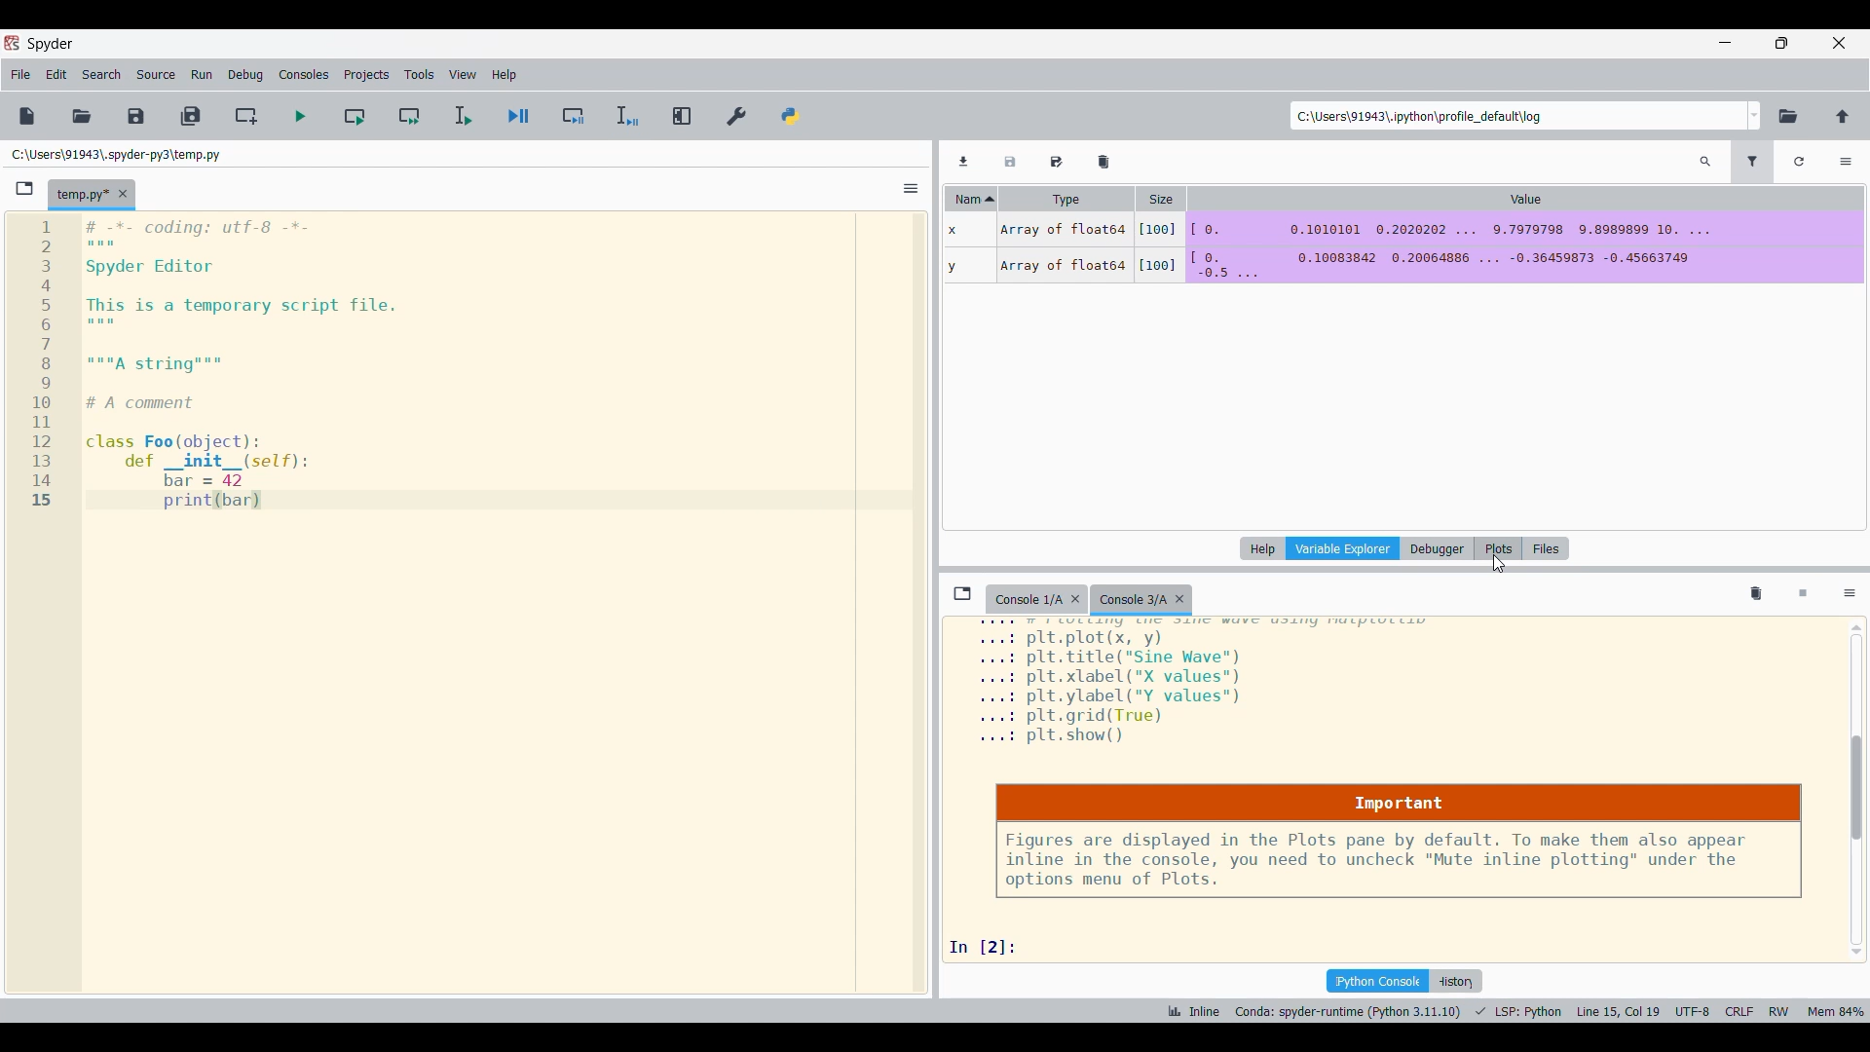 The image size is (1870, 1052). I want to click on IPython console, so click(1377, 981).